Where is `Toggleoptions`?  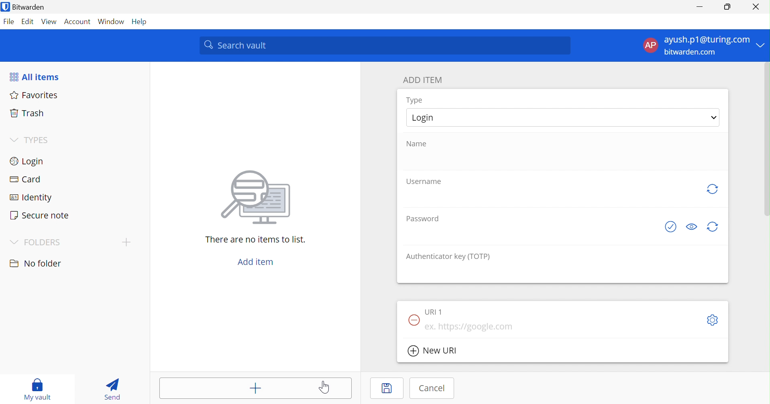
Toggleoptions is located at coordinates (711, 320).